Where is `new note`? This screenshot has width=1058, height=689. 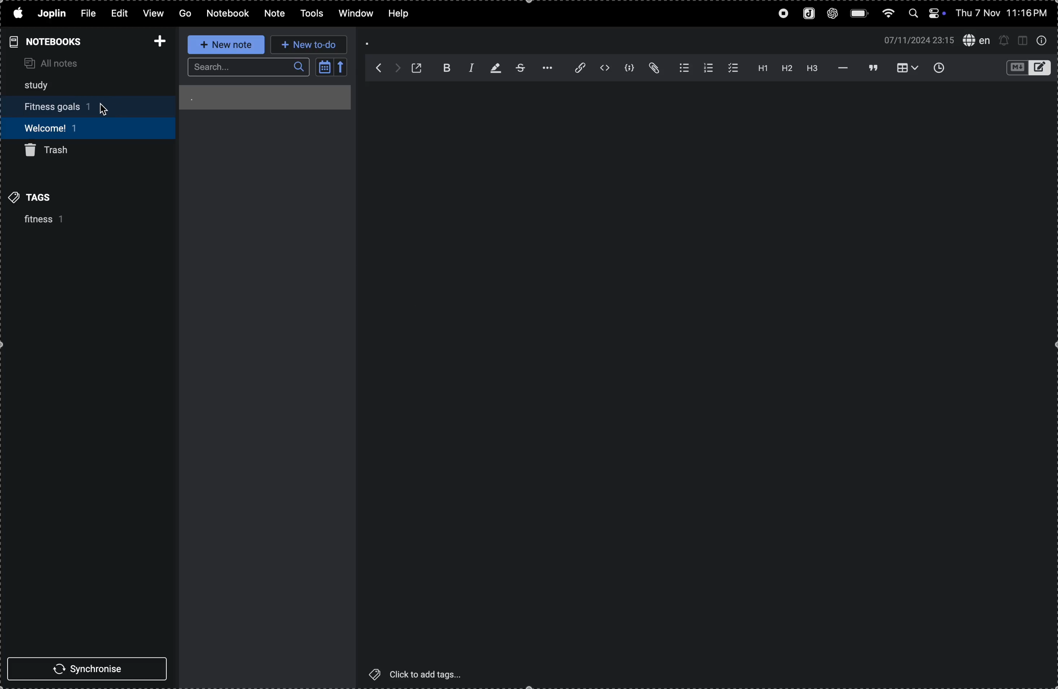
new note is located at coordinates (225, 44).